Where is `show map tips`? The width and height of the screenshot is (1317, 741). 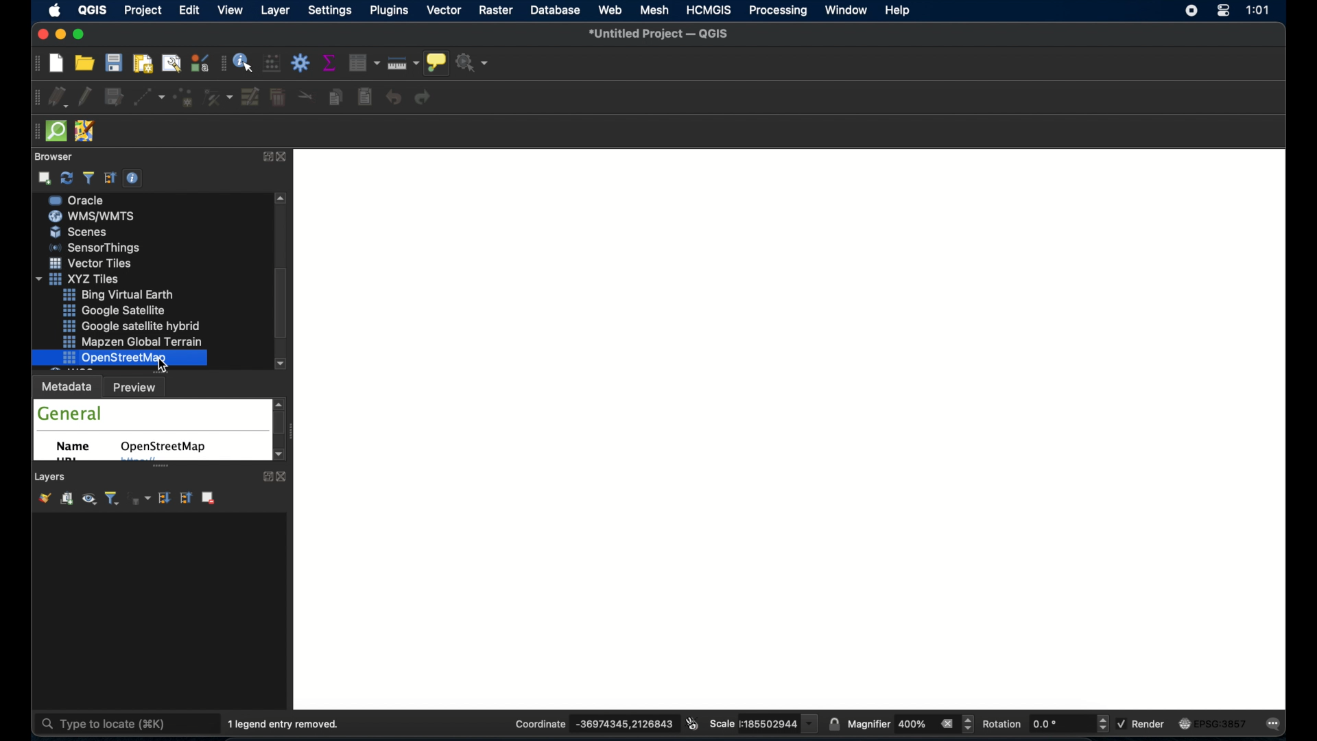
show map tips is located at coordinates (436, 63).